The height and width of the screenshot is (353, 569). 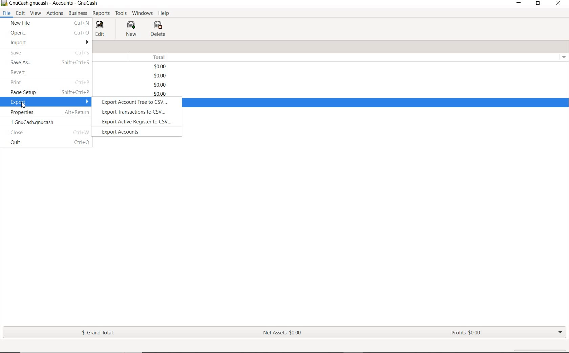 I want to click on Shift+Ctrl+S, so click(x=75, y=62).